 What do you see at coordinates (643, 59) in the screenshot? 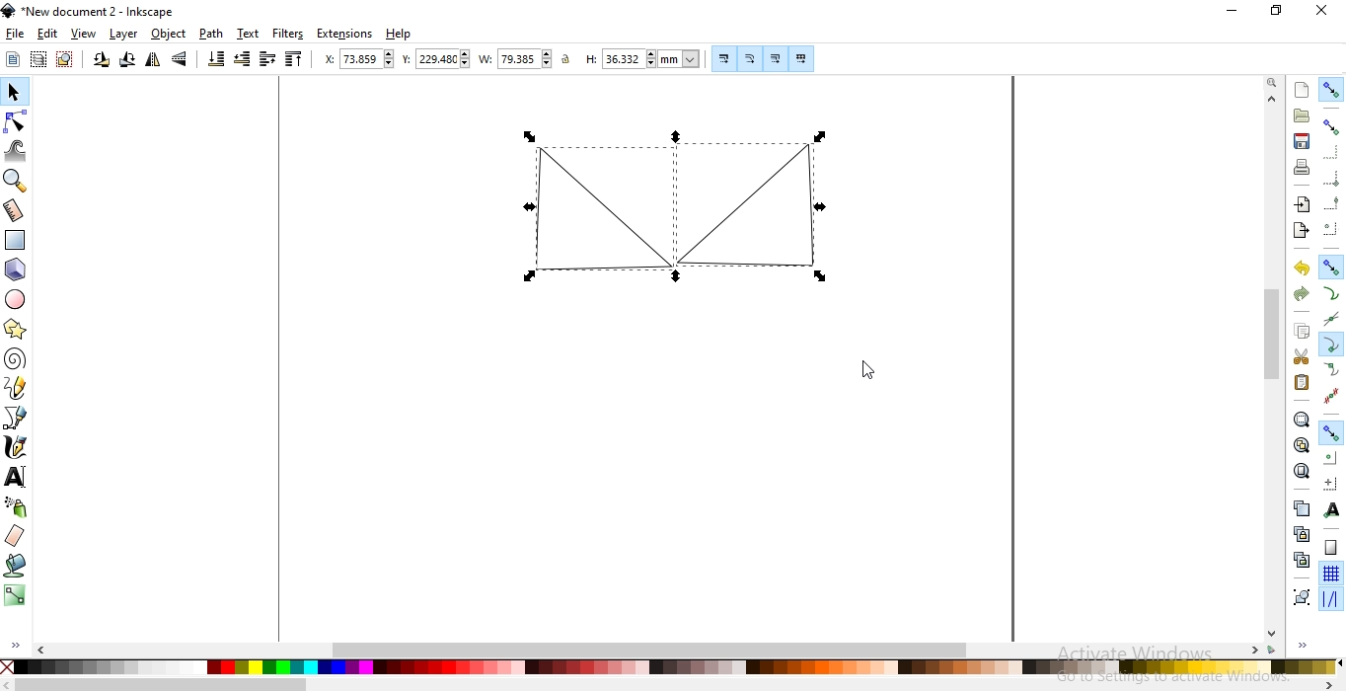
I see `height of selection` at bounding box center [643, 59].